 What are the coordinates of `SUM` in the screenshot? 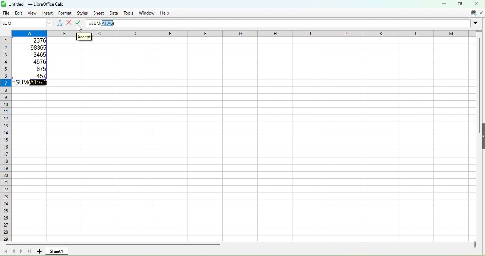 It's located at (15, 22).